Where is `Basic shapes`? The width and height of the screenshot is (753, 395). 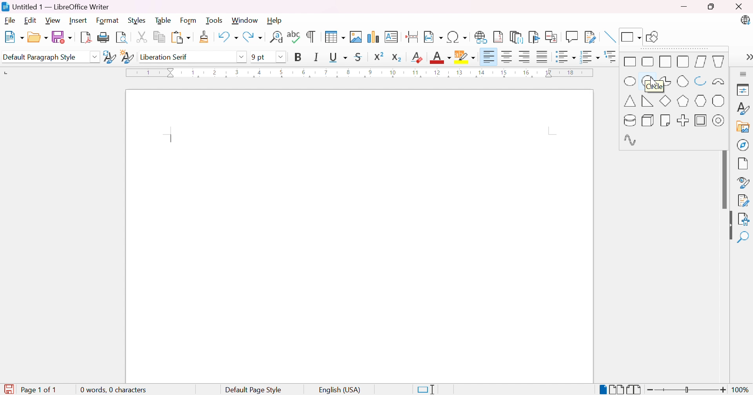 Basic shapes is located at coordinates (630, 36).